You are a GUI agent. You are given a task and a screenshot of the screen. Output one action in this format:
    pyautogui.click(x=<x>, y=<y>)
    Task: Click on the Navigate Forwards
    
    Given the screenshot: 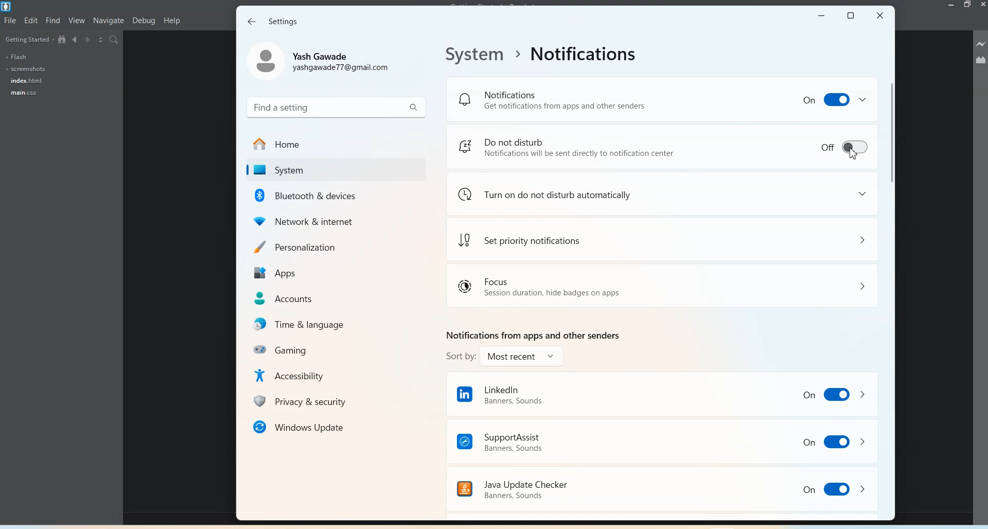 What is the action you would take?
    pyautogui.click(x=89, y=40)
    